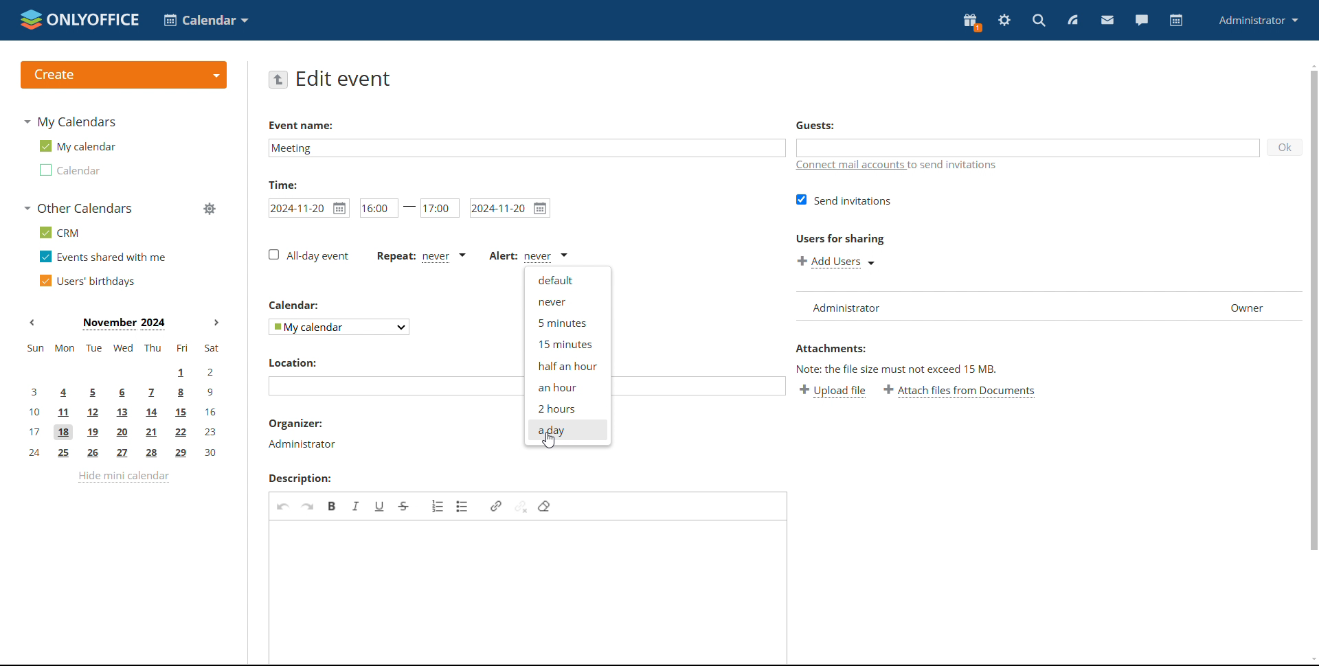 Image resolution: width=1319 pixels, height=666 pixels. I want to click on chat, so click(1140, 21).